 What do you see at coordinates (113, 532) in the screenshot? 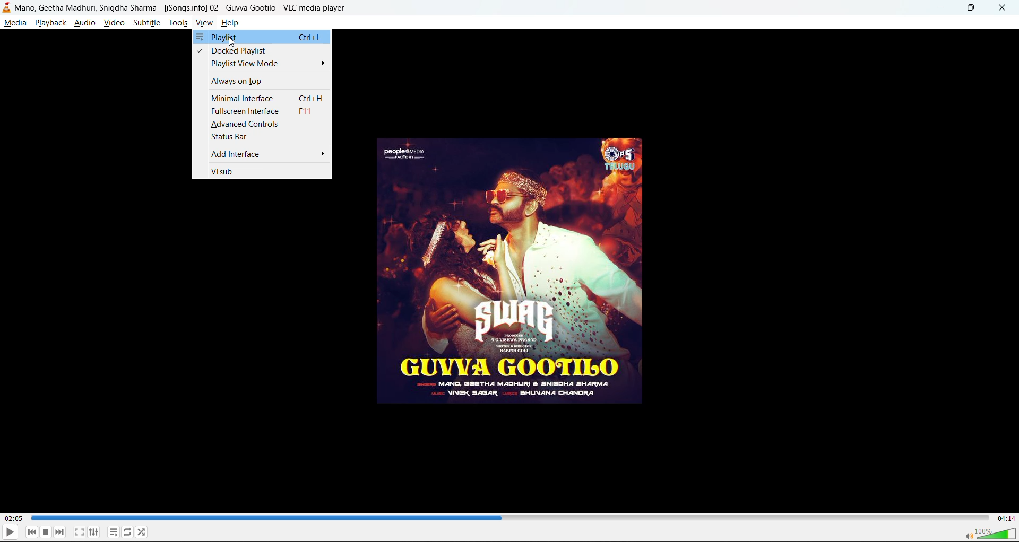
I see `toggle playlist` at bounding box center [113, 532].